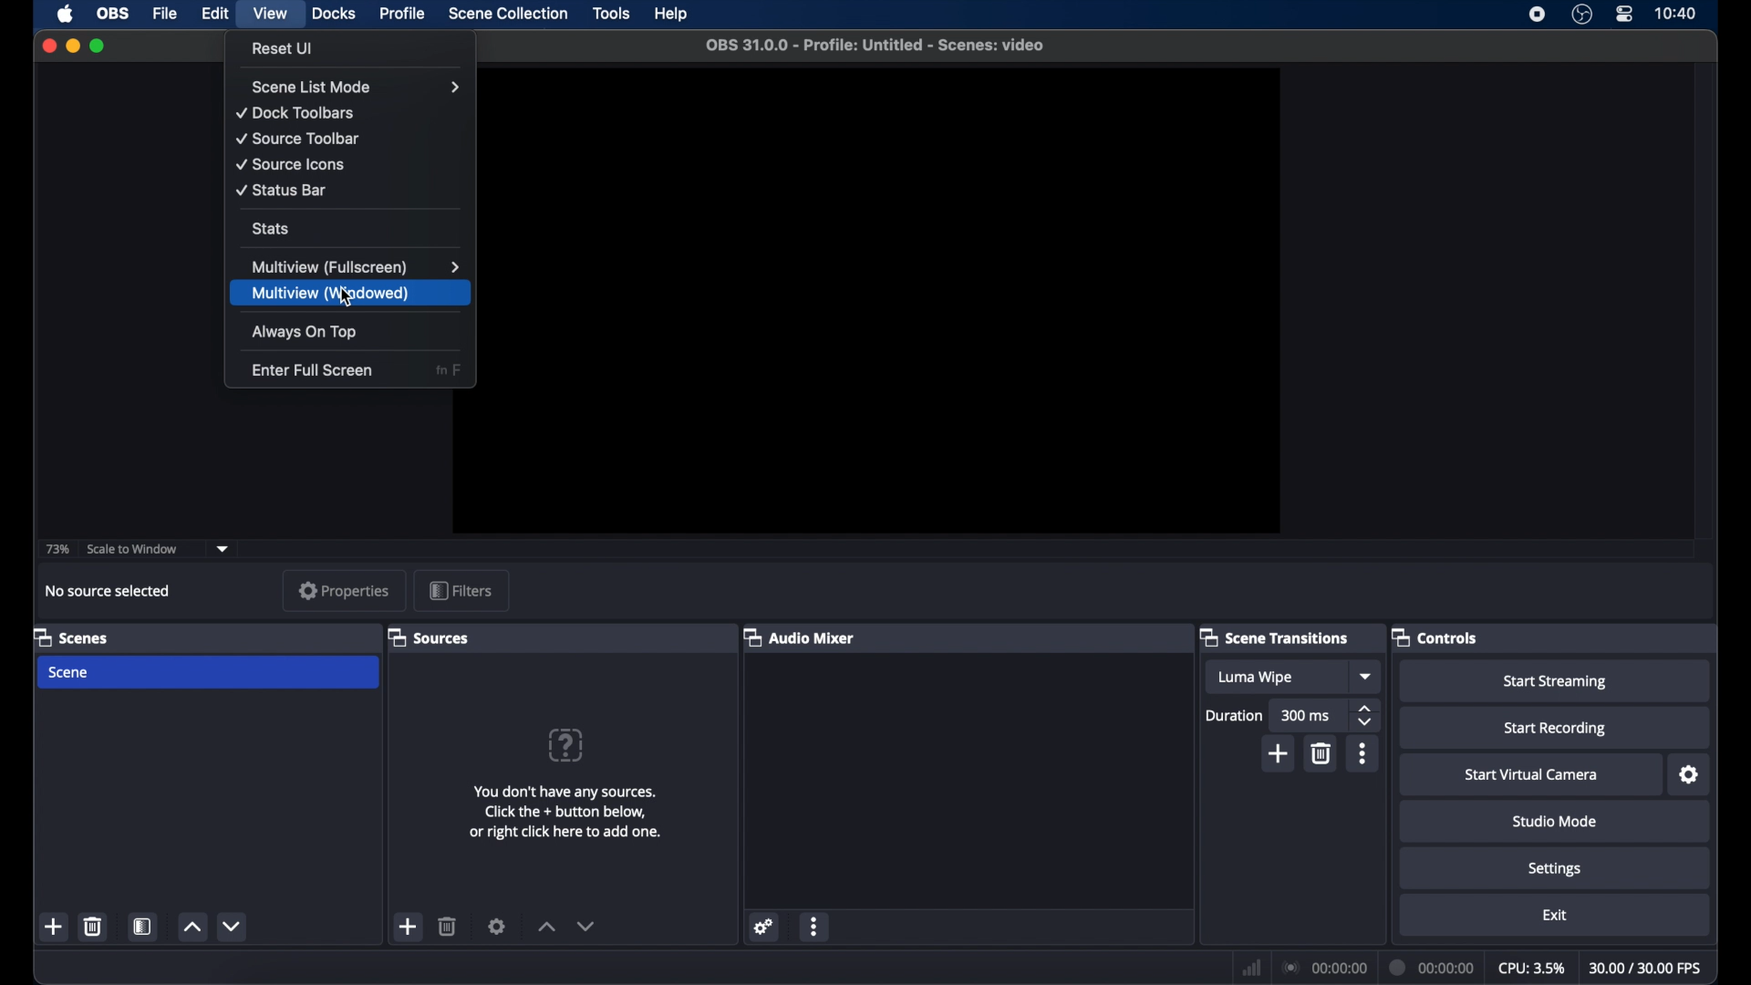  I want to click on scene list mode, so click(356, 87).